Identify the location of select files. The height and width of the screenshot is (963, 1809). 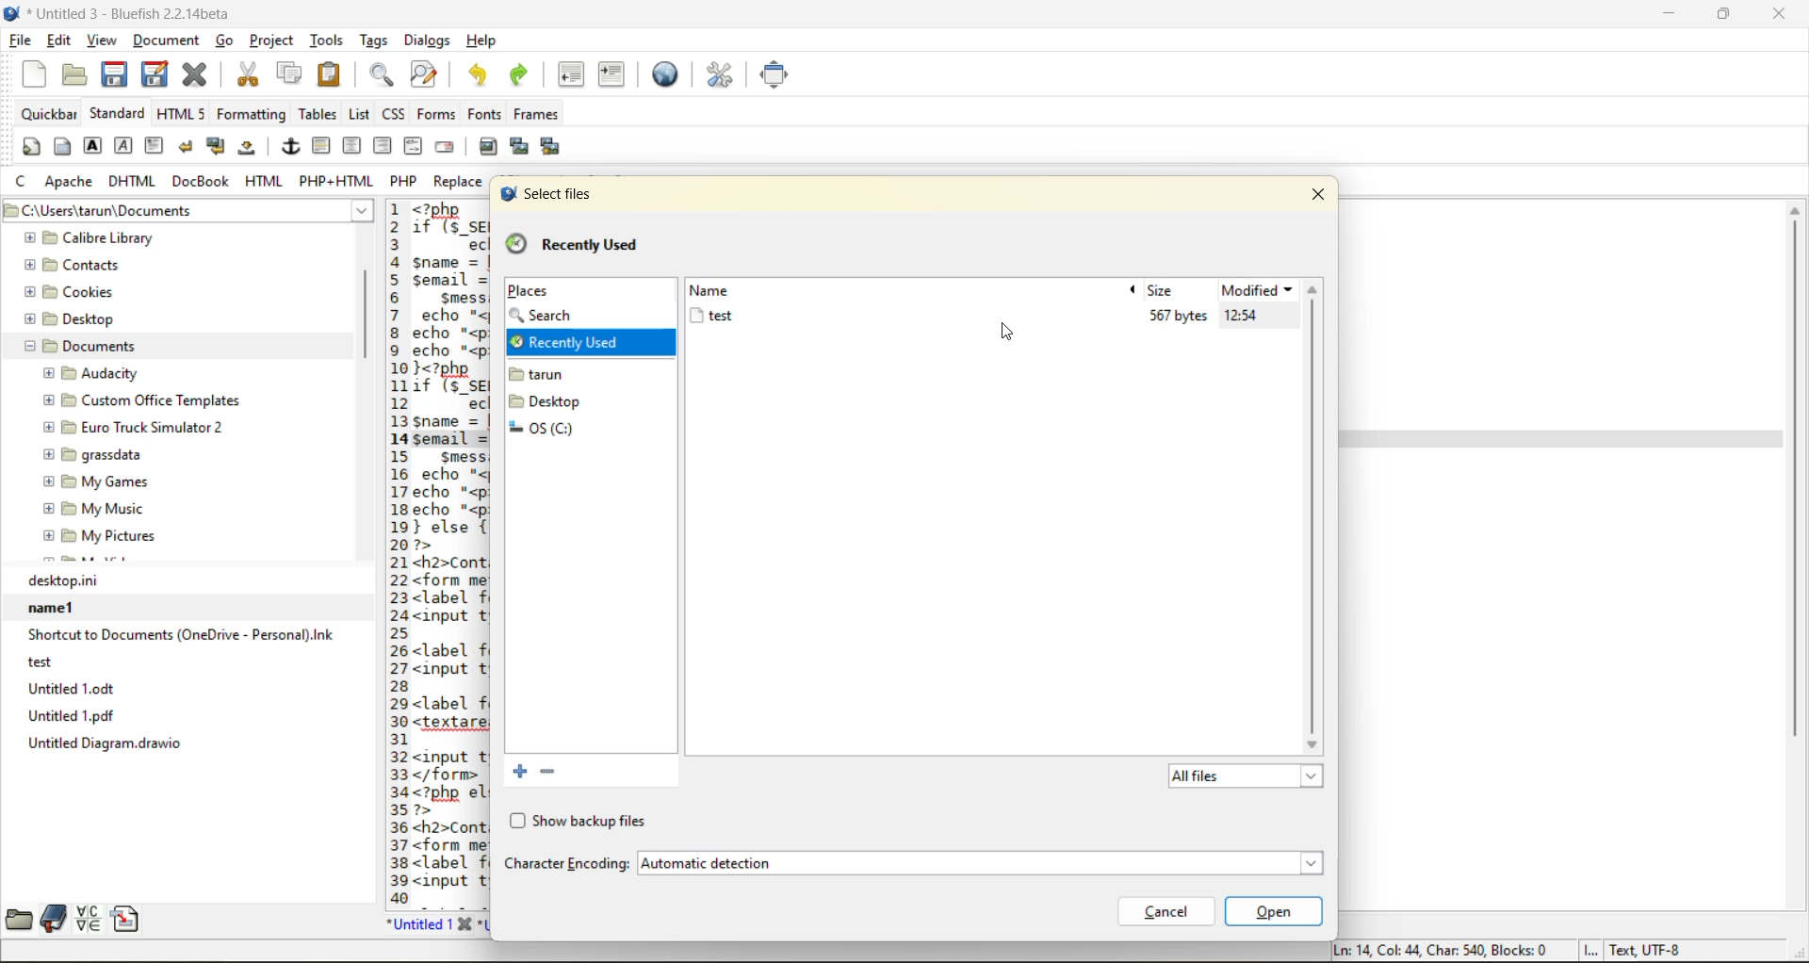
(544, 193).